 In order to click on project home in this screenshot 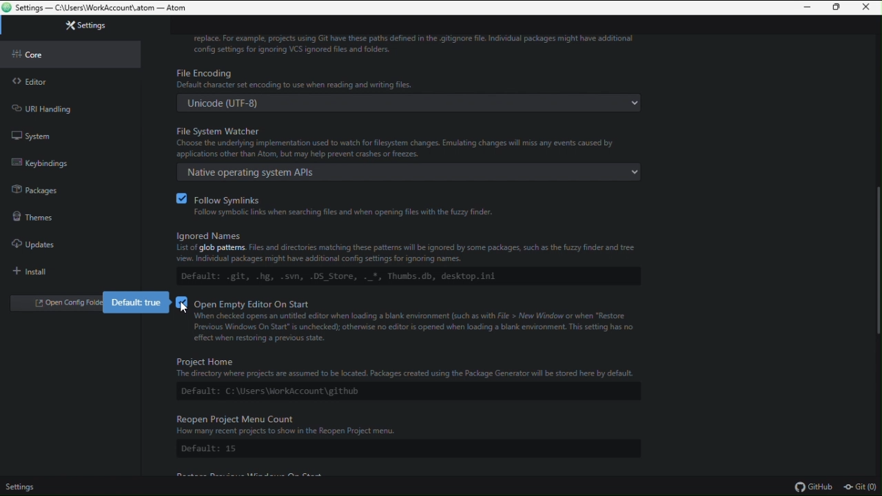, I will do `click(411, 367)`.